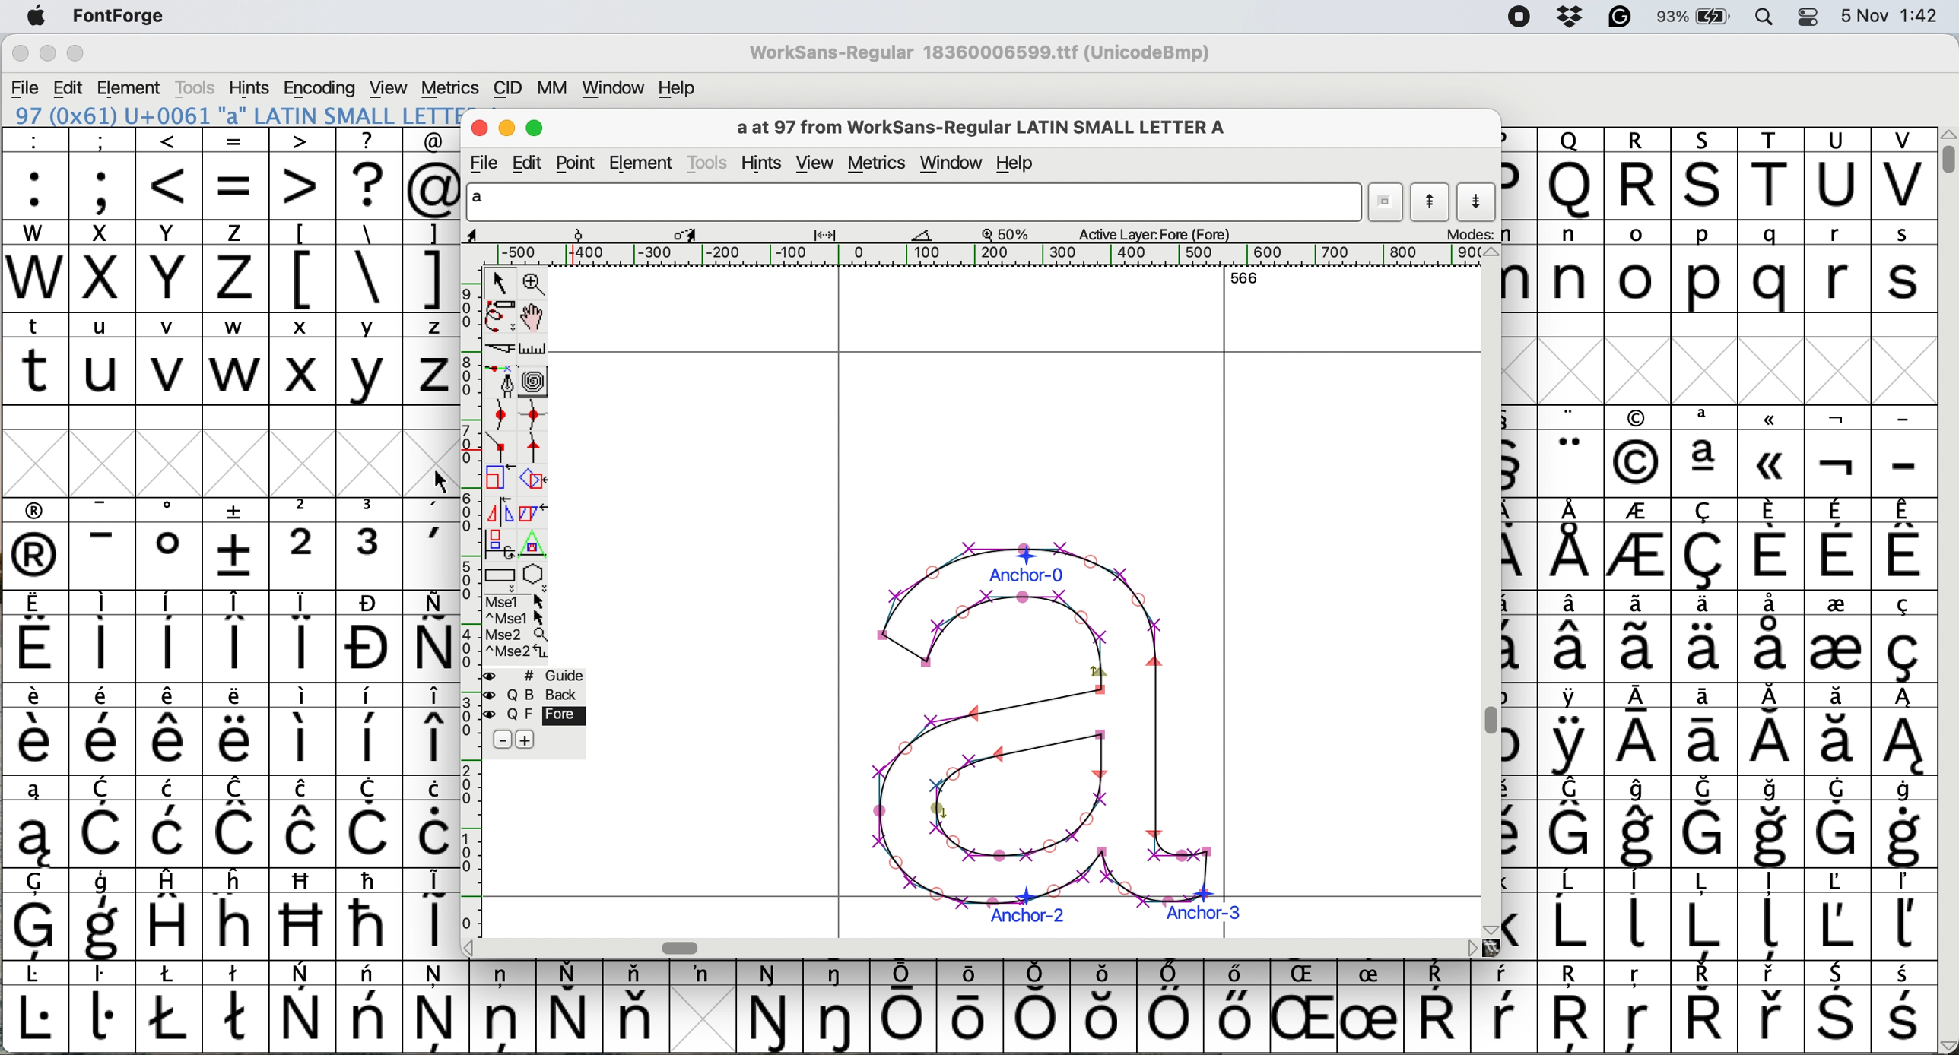 The width and height of the screenshot is (1959, 1055). I want to click on vertical scroll bar, so click(1947, 152).